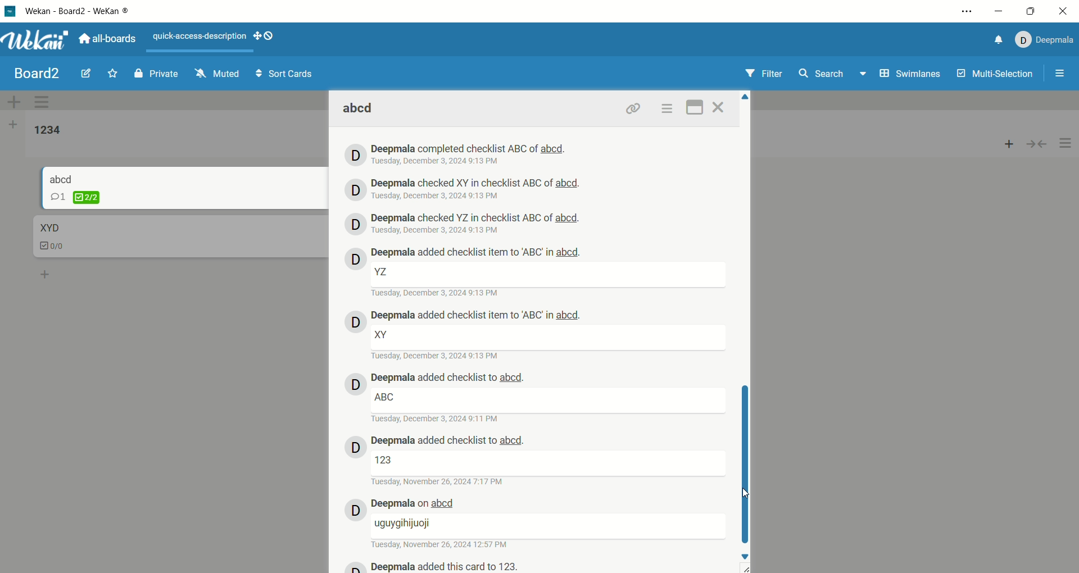  What do you see at coordinates (75, 197) in the screenshot?
I see `checklist` at bounding box center [75, 197].